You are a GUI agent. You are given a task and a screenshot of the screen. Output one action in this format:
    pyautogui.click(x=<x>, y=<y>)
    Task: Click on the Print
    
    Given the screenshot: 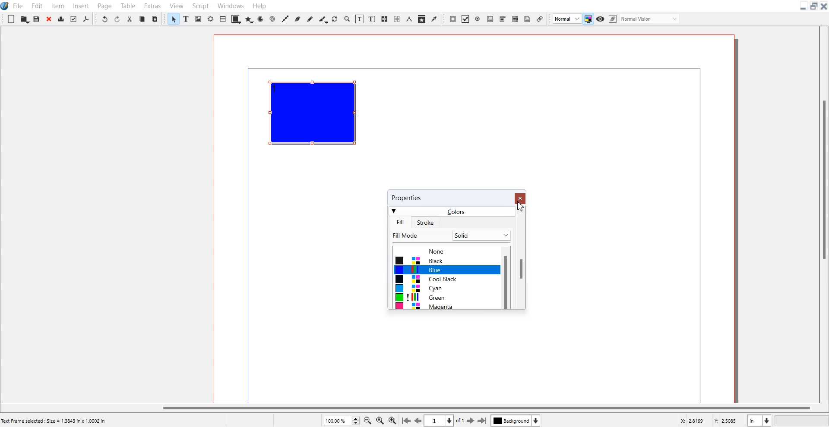 What is the action you would take?
    pyautogui.click(x=62, y=19)
    